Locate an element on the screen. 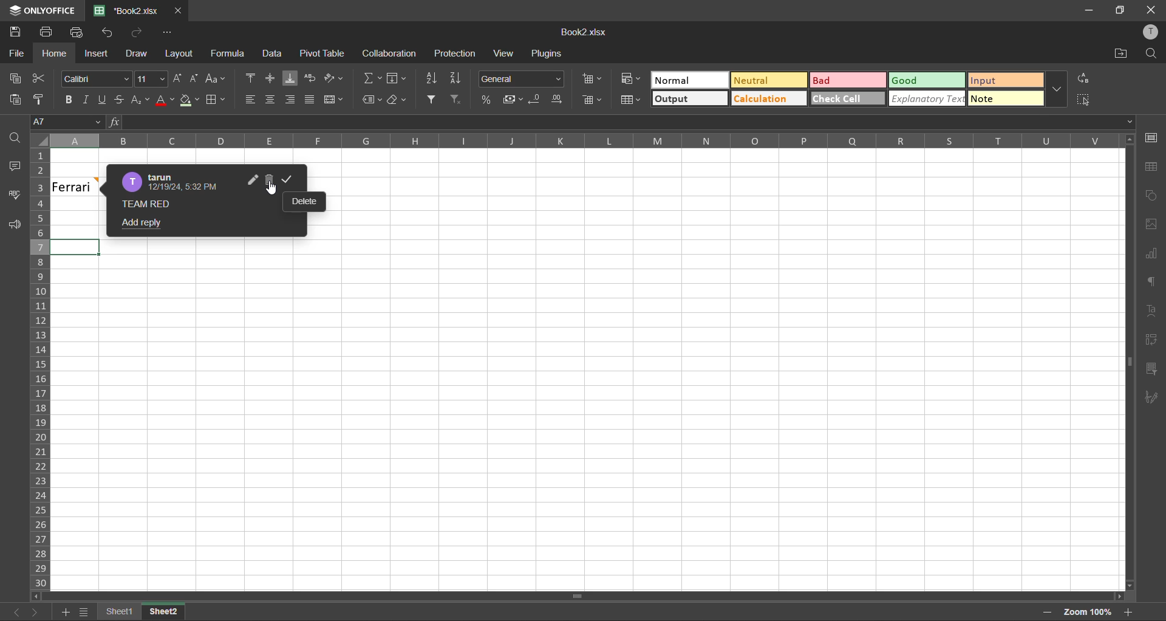  conditional formatting is located at coordinates (632, 78).